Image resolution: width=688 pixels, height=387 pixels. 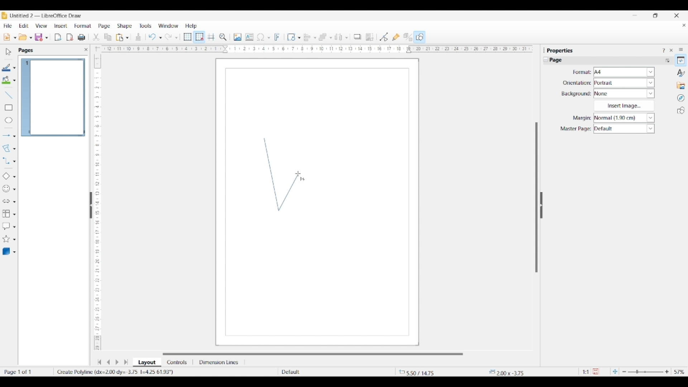 I want to click on Horizontal slide bar, so click(x=313, y=354).